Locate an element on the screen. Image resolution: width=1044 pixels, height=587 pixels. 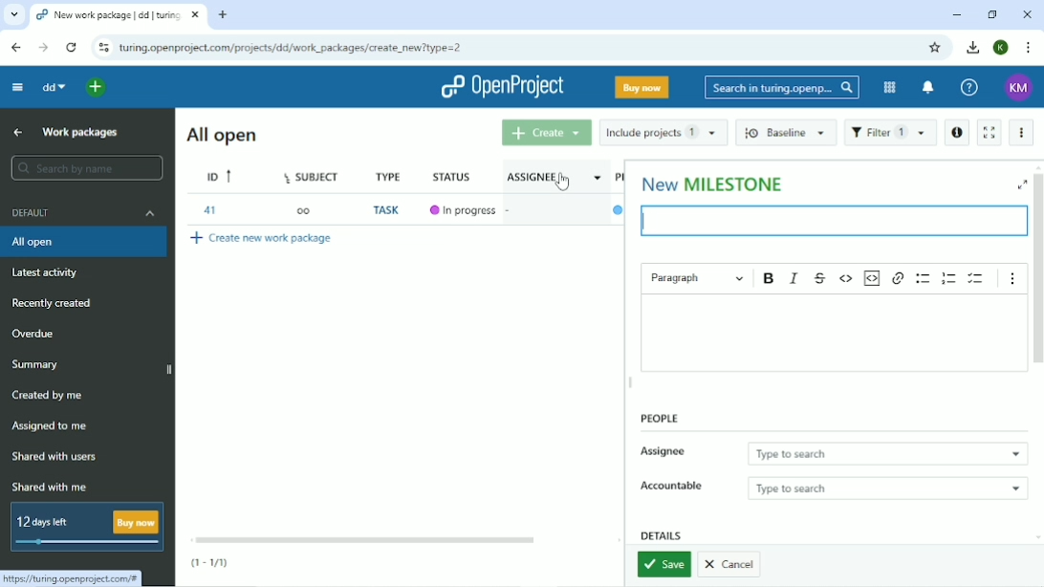
Search is located at coordinates (782, 89).